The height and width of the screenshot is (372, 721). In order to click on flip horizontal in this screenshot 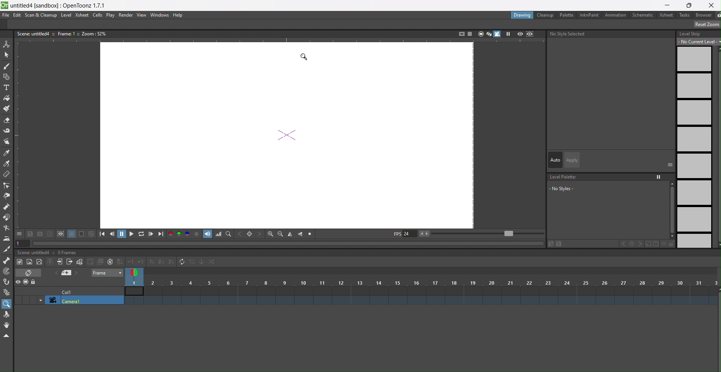, I will do `click(301, 234)`.